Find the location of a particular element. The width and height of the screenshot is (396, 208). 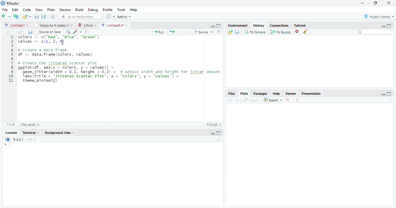

Presentation is located at coordinates (311, 93).